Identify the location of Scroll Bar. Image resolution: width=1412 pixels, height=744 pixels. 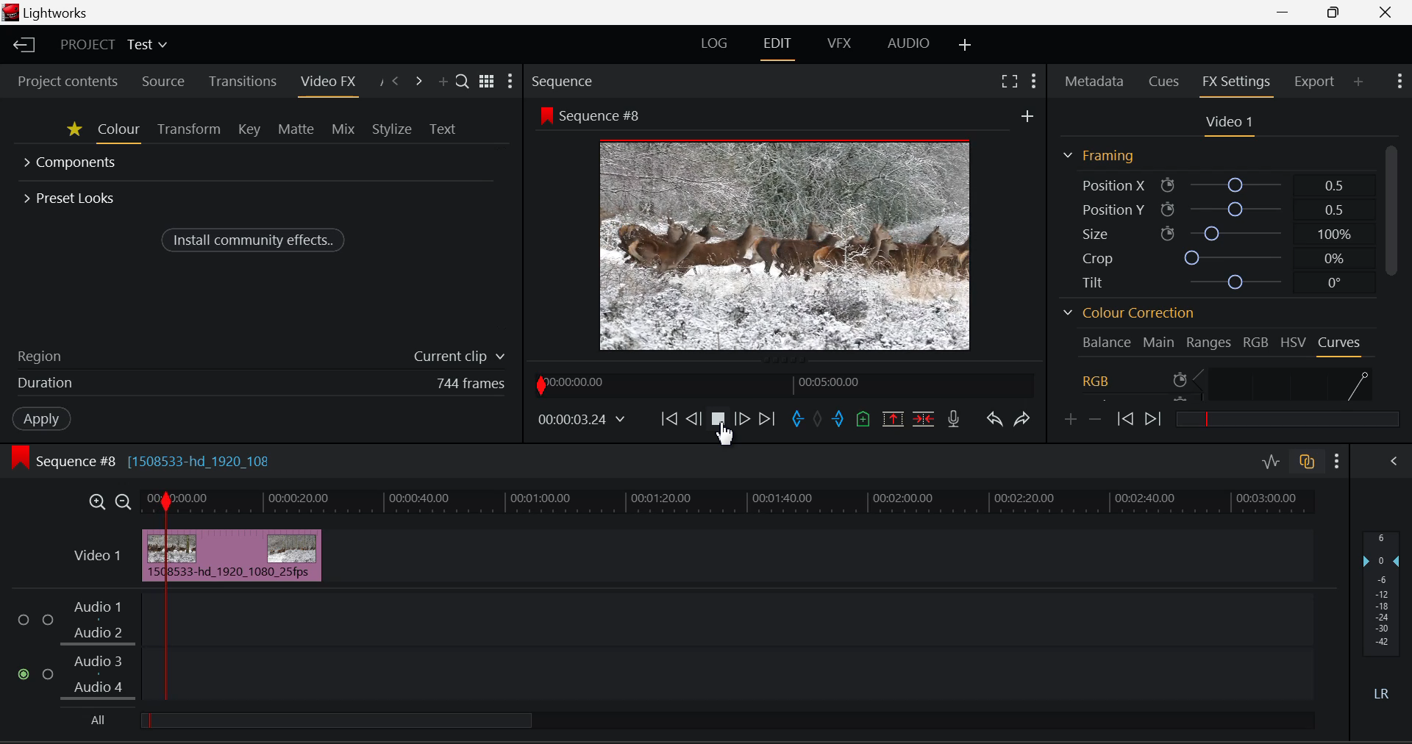
(1395, 274).